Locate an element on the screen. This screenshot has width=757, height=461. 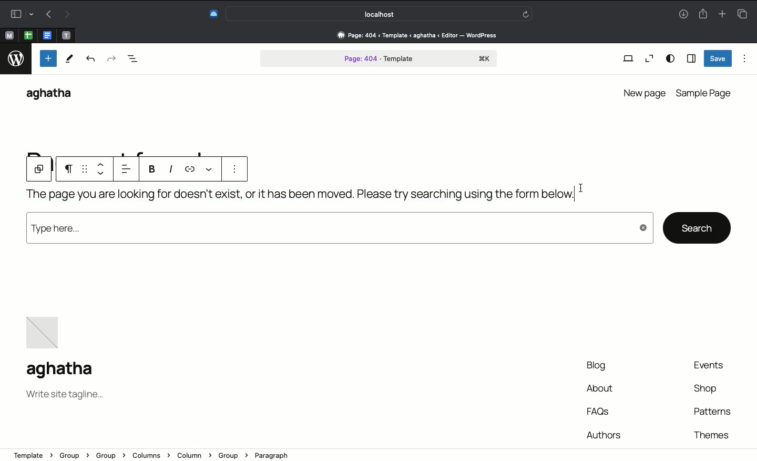
Save is located at coordinates (718, 58).